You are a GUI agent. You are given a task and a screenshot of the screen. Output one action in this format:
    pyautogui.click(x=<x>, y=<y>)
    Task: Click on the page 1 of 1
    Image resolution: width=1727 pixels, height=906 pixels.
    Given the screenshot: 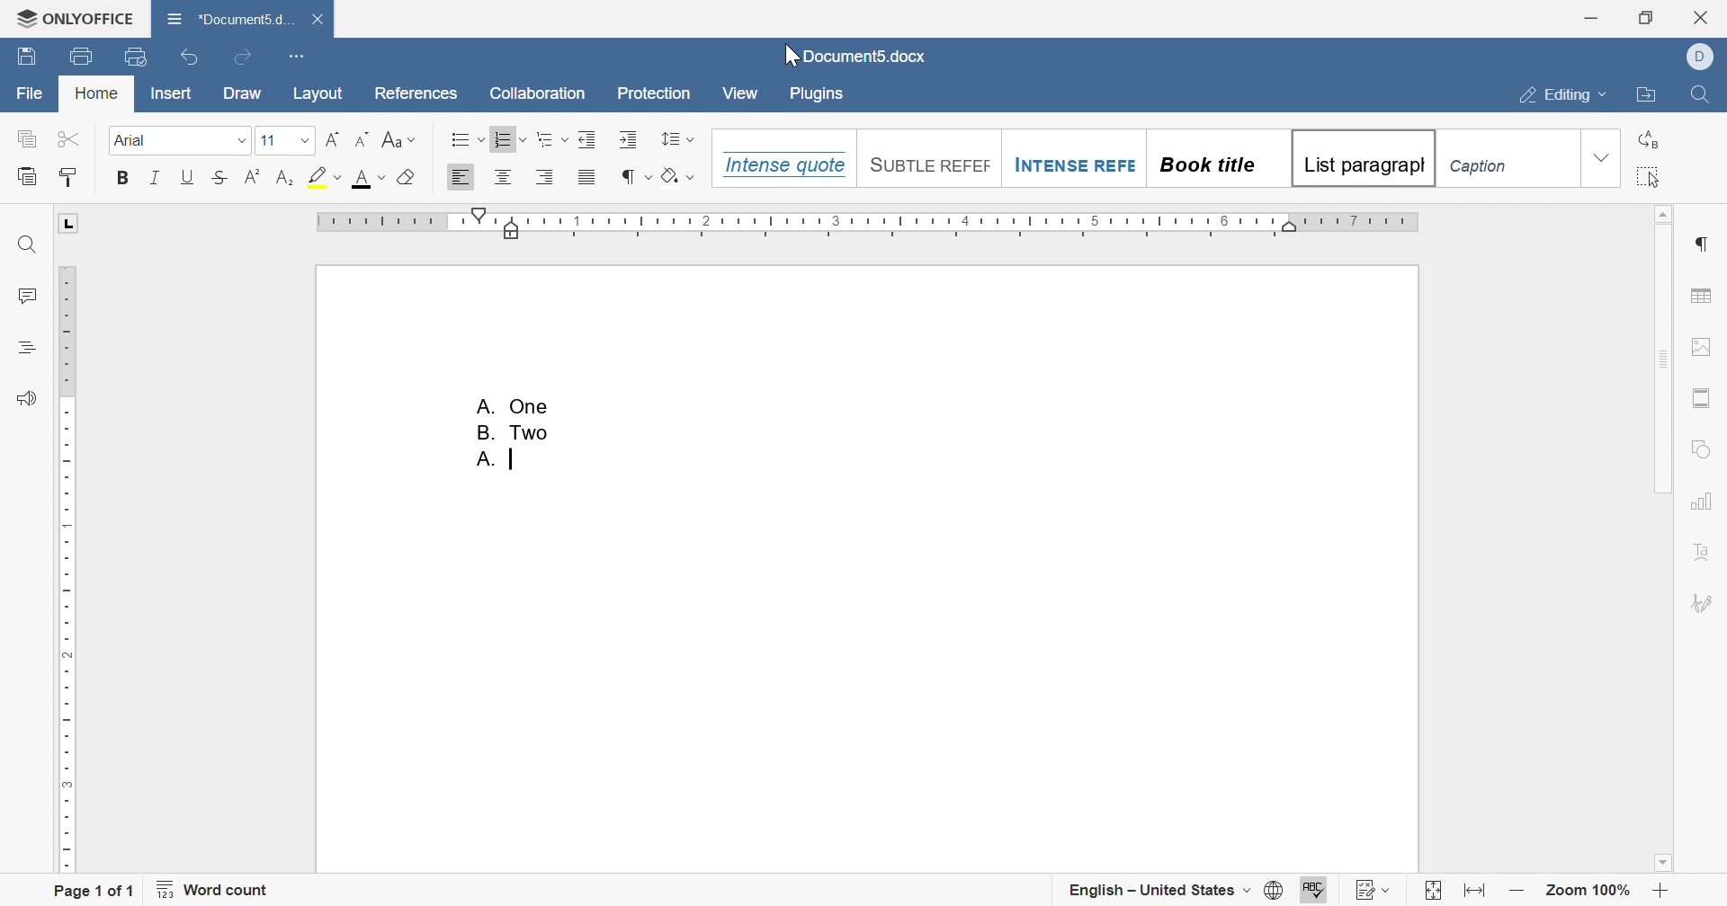 What is the action you would take?
    pyautogui.click(x=95, y=889)
    